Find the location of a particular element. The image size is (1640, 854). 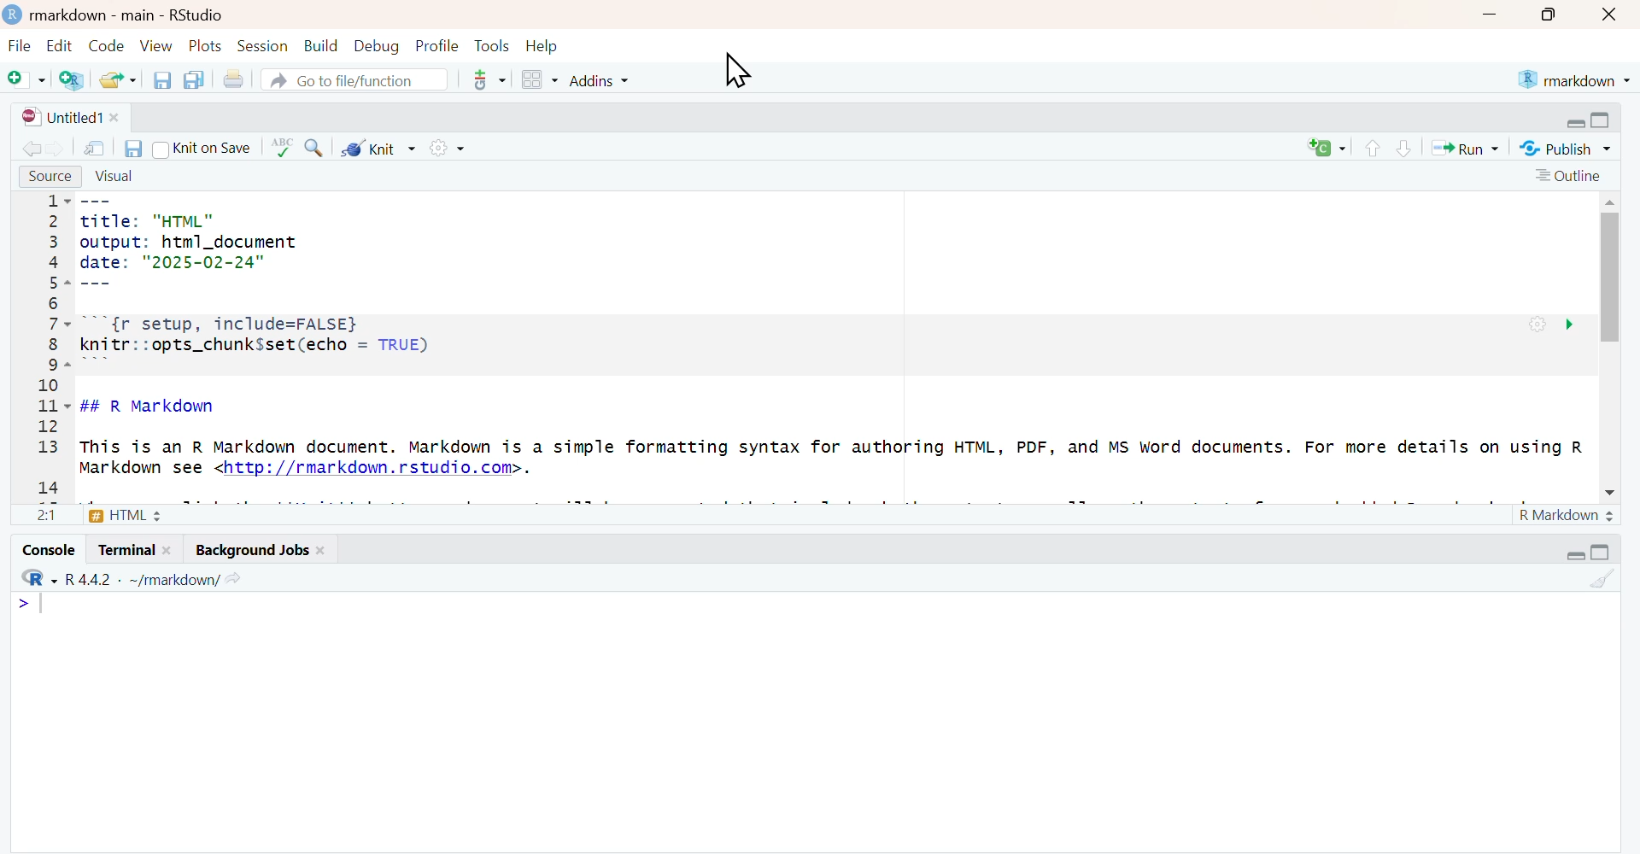

Save all open documents is located at coordinates (196, 80).